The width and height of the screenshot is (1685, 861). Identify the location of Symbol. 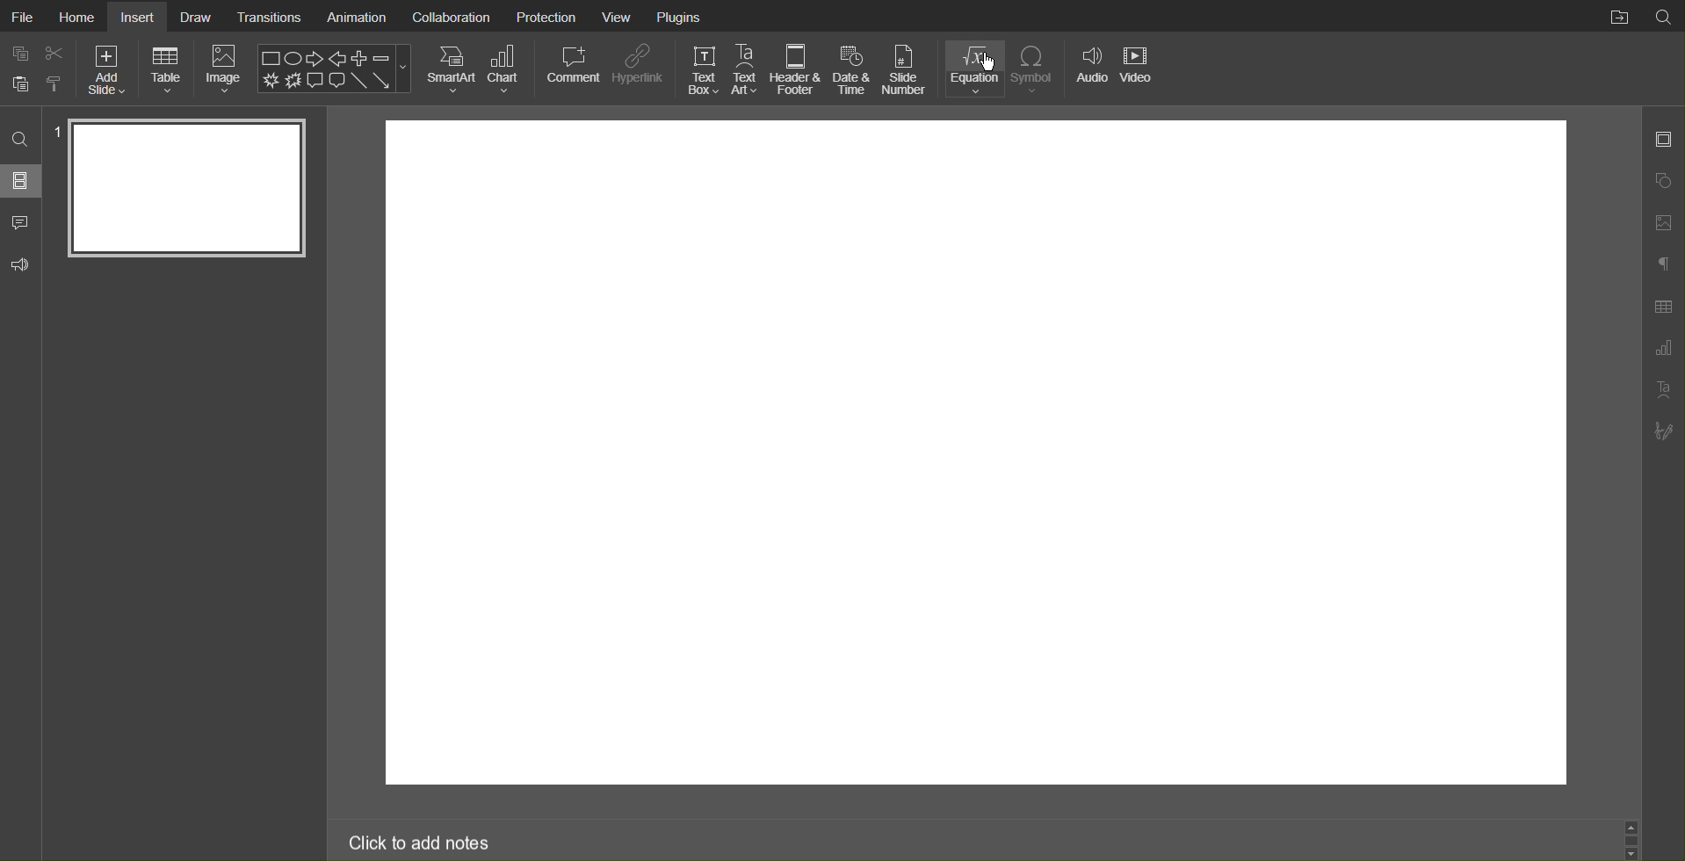
(1038, 69).